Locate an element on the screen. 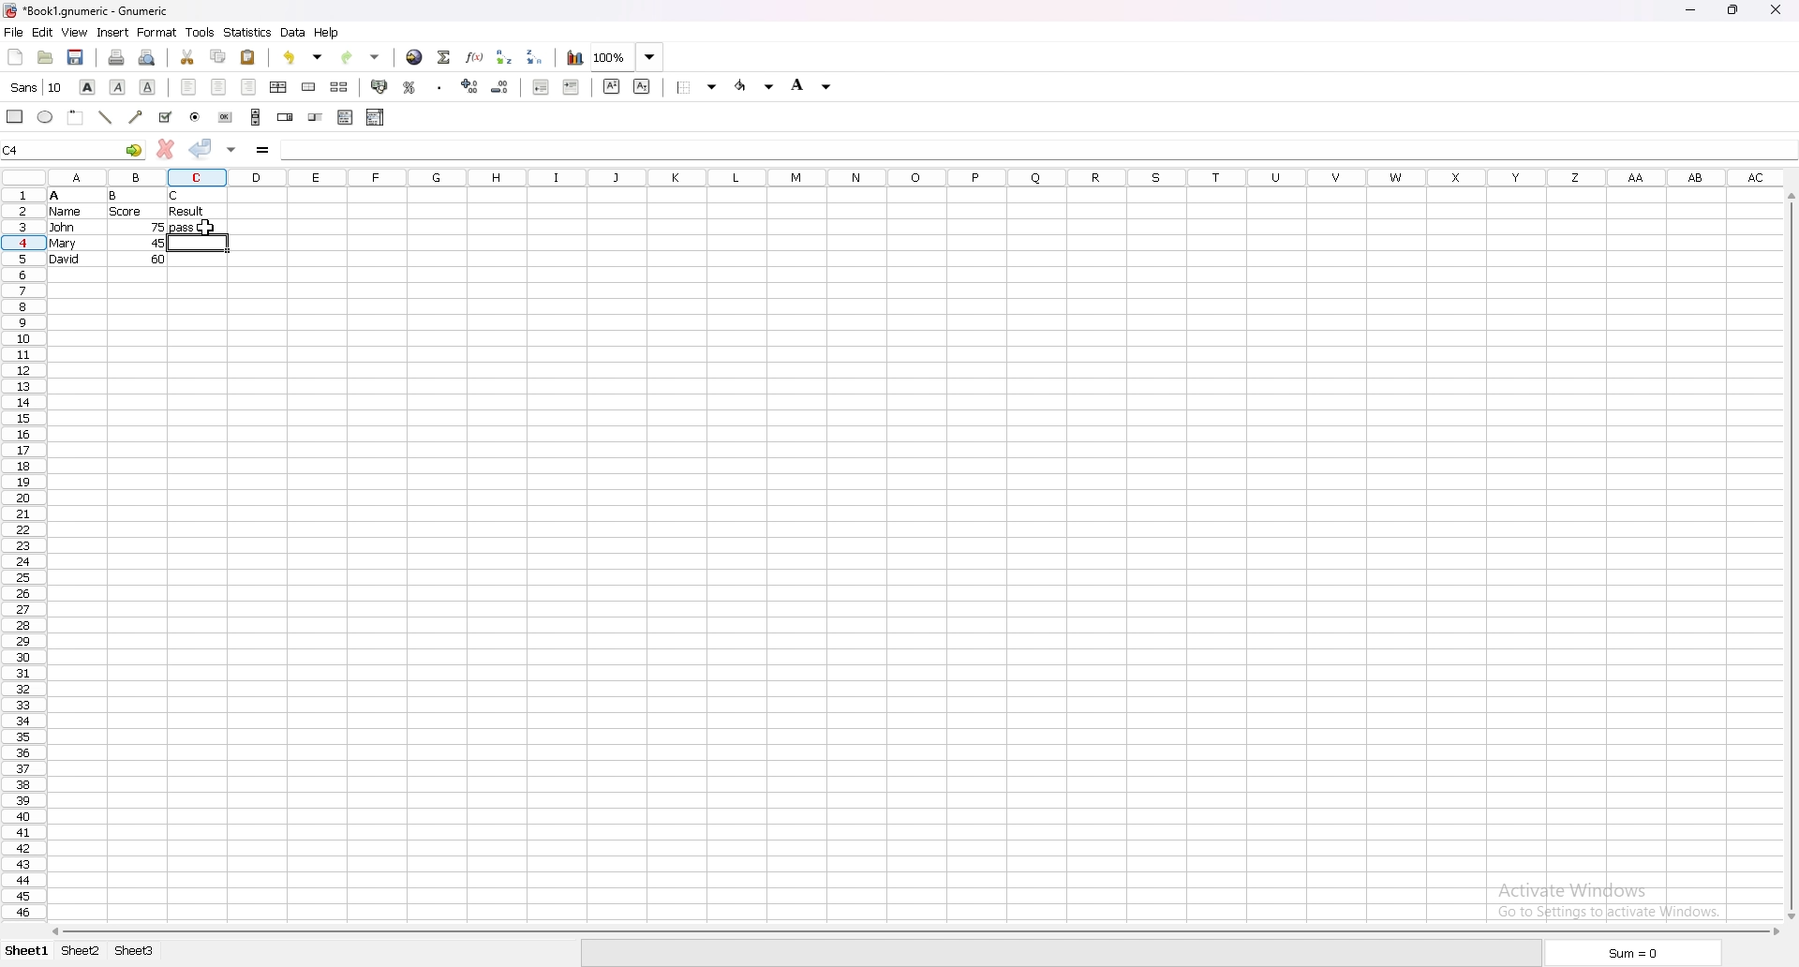 This screenshot has height=967, width=1799. summation is located at coordinates (445, 58).